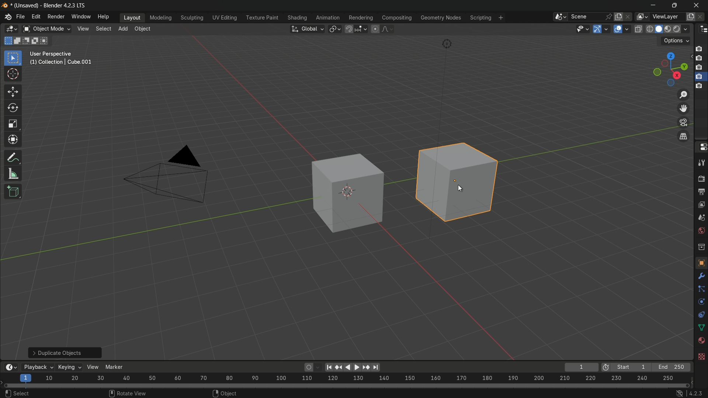 Image resolution: width=708 pixels, height=398 pixels. What do you see at coordinates (69, 367) in the screenshot?
I see `keying` at bounding box center [69, 367].